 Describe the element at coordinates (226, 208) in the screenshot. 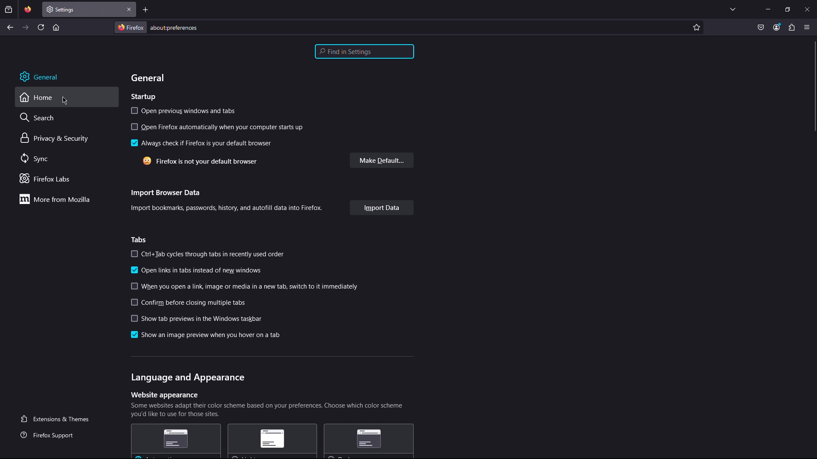

I see `Import bookmarks, passwords, history and autofill data` at that location.